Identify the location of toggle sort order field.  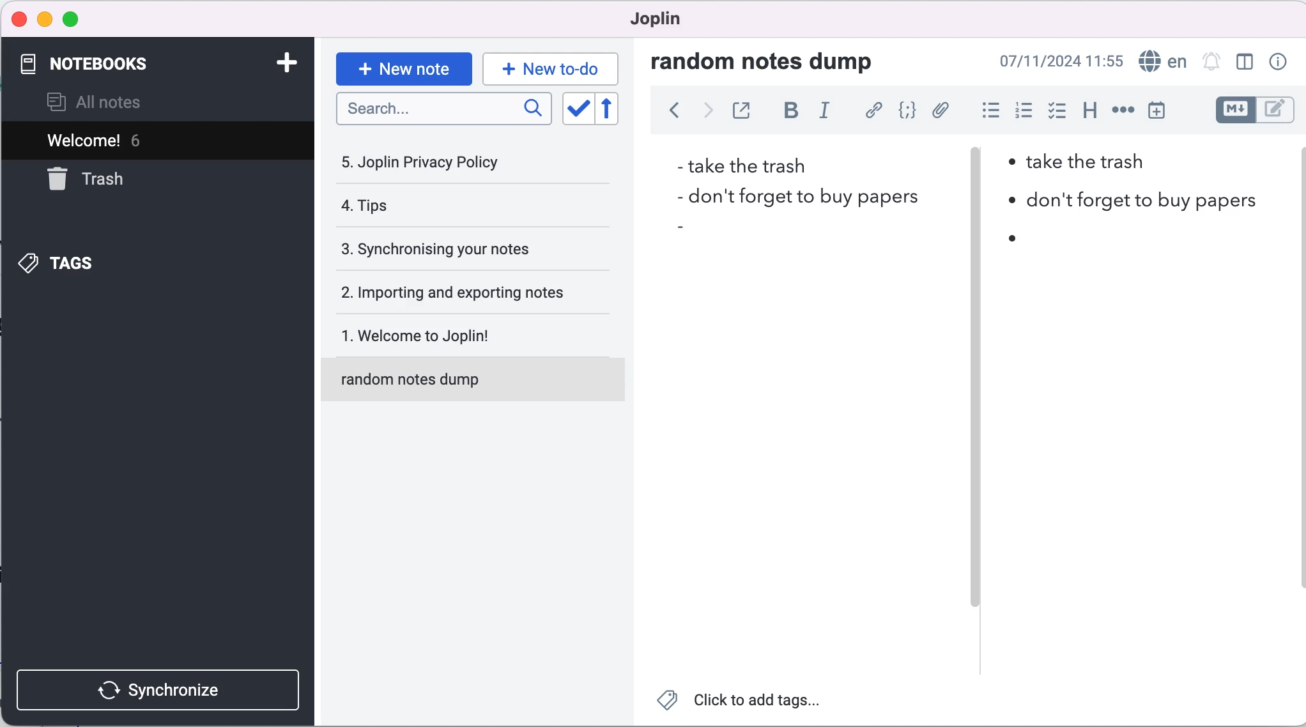
(576, 109).